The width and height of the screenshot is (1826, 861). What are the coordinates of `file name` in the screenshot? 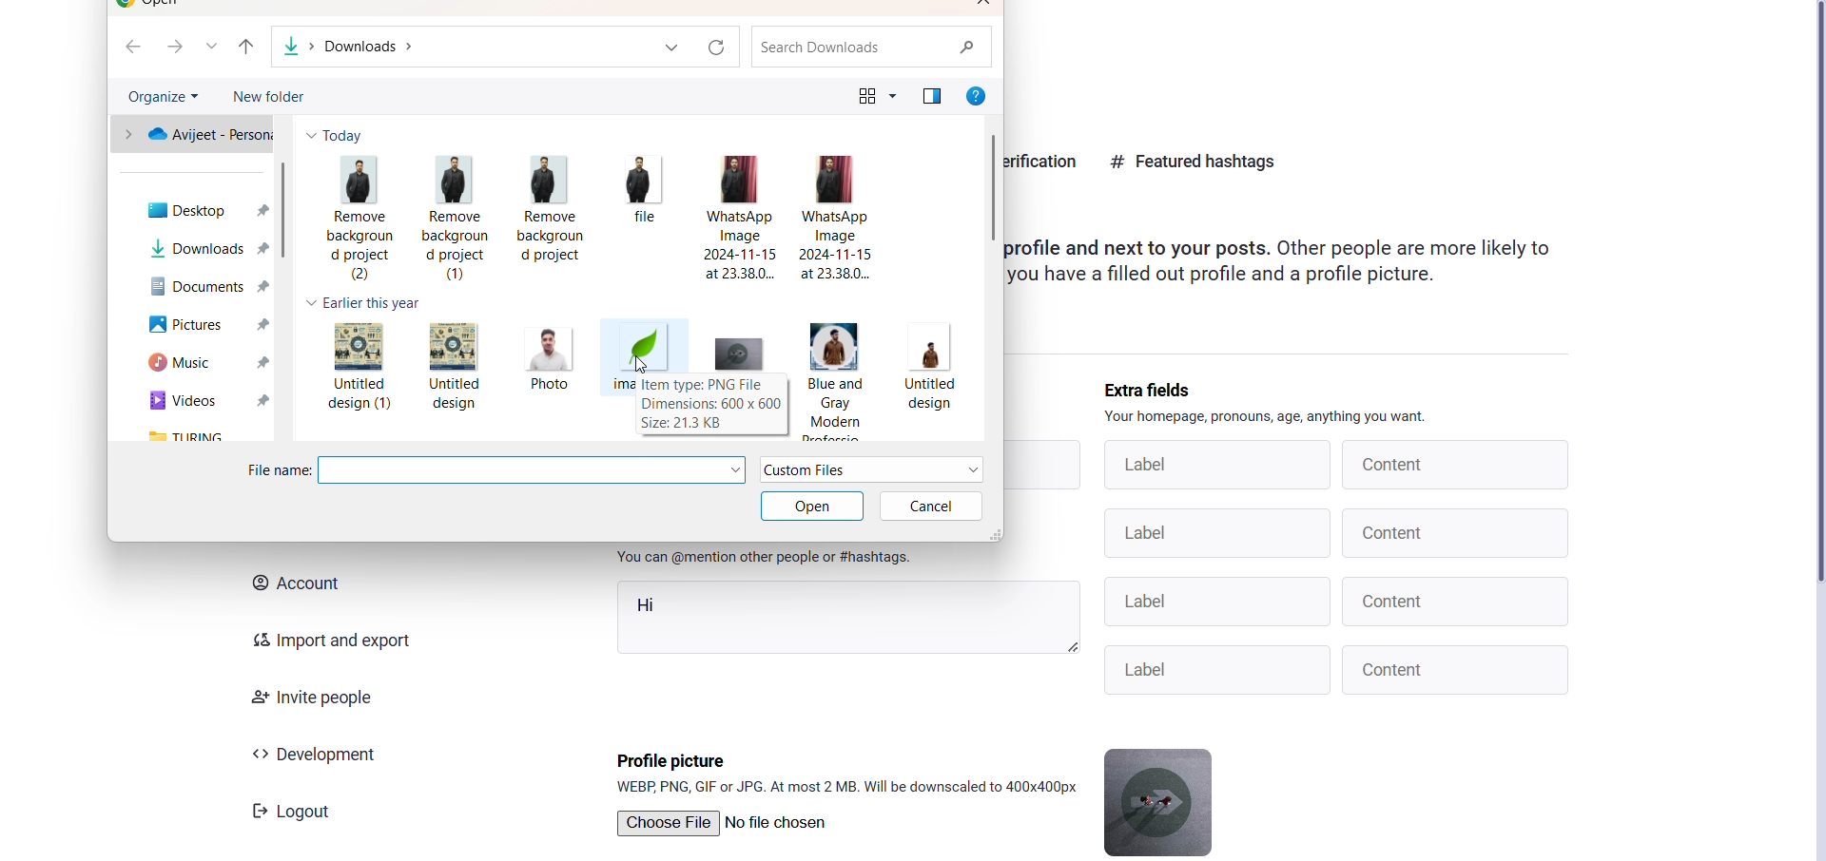 It's located at (276, 469).